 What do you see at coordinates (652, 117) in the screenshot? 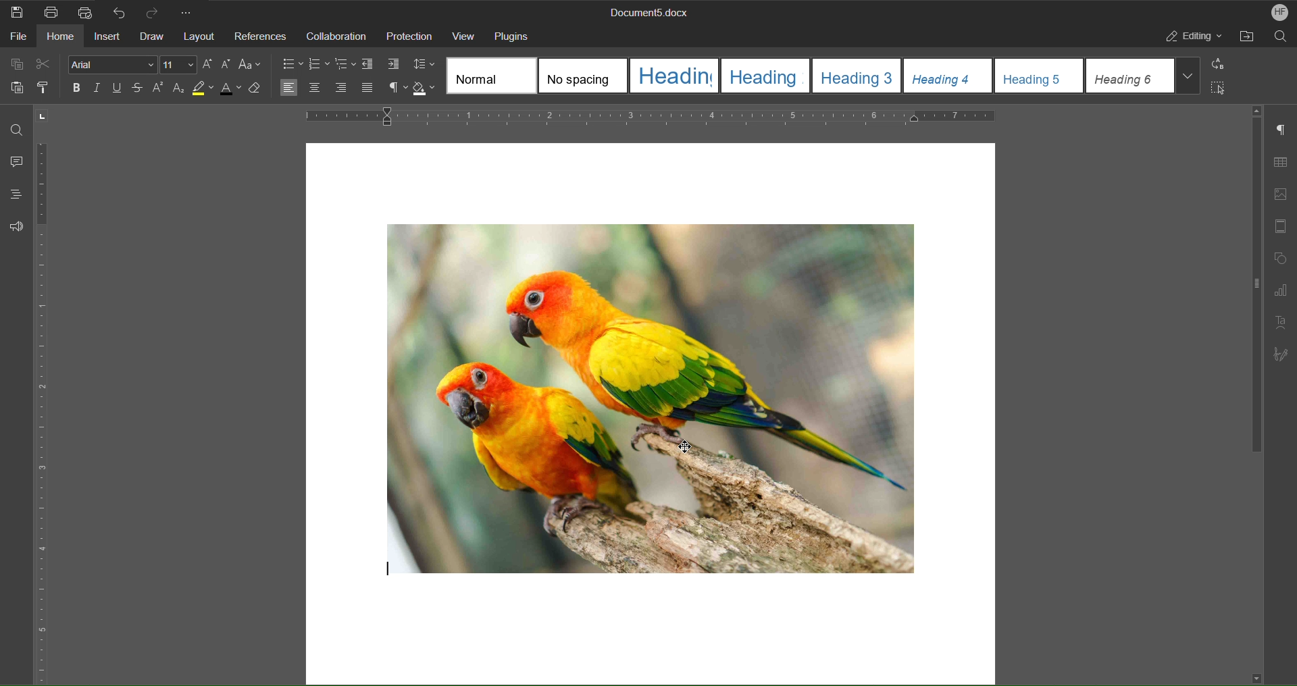
I see `Horizontal Ruler` at bounding box center [652, 117].